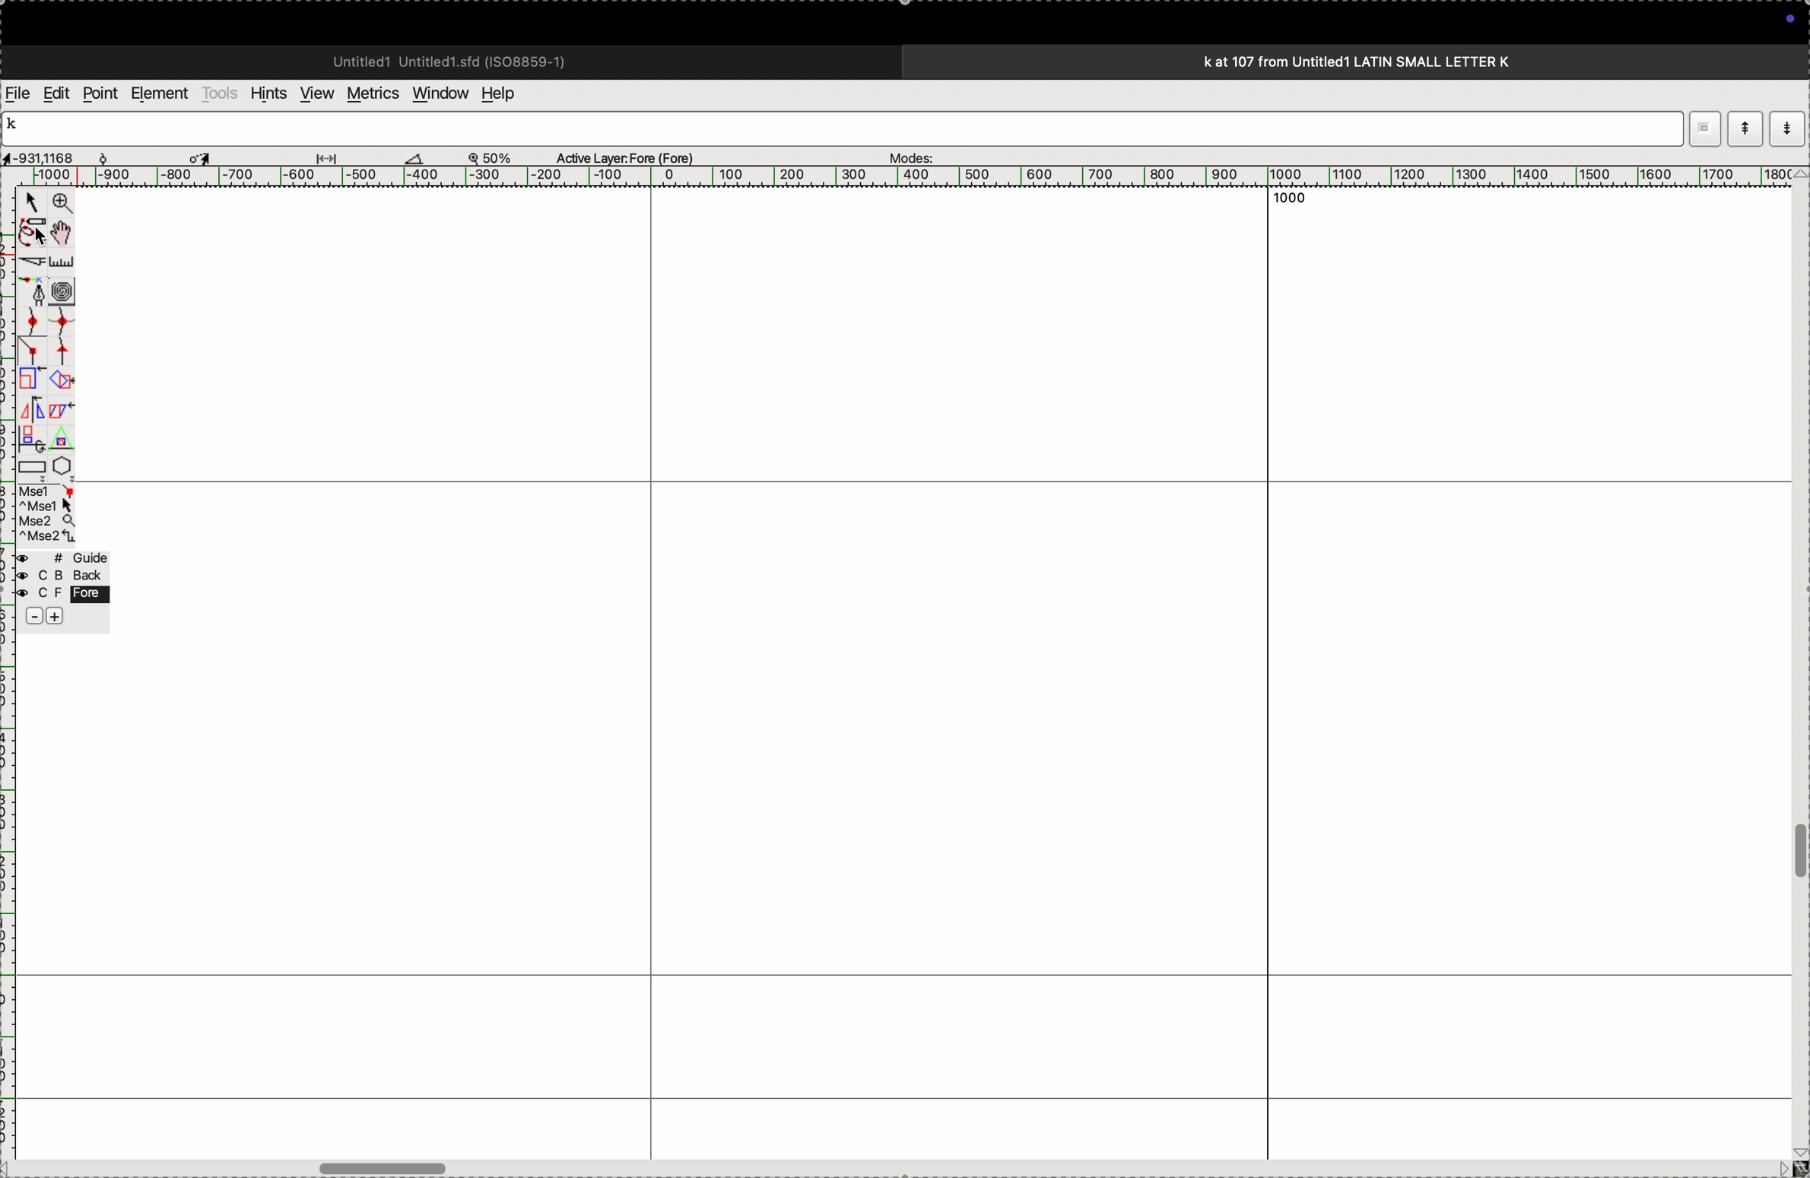 The image size is (1810, 1178). Describe the element at coordinates (1292, 201) in the screenshot. I see `1000` at that location.